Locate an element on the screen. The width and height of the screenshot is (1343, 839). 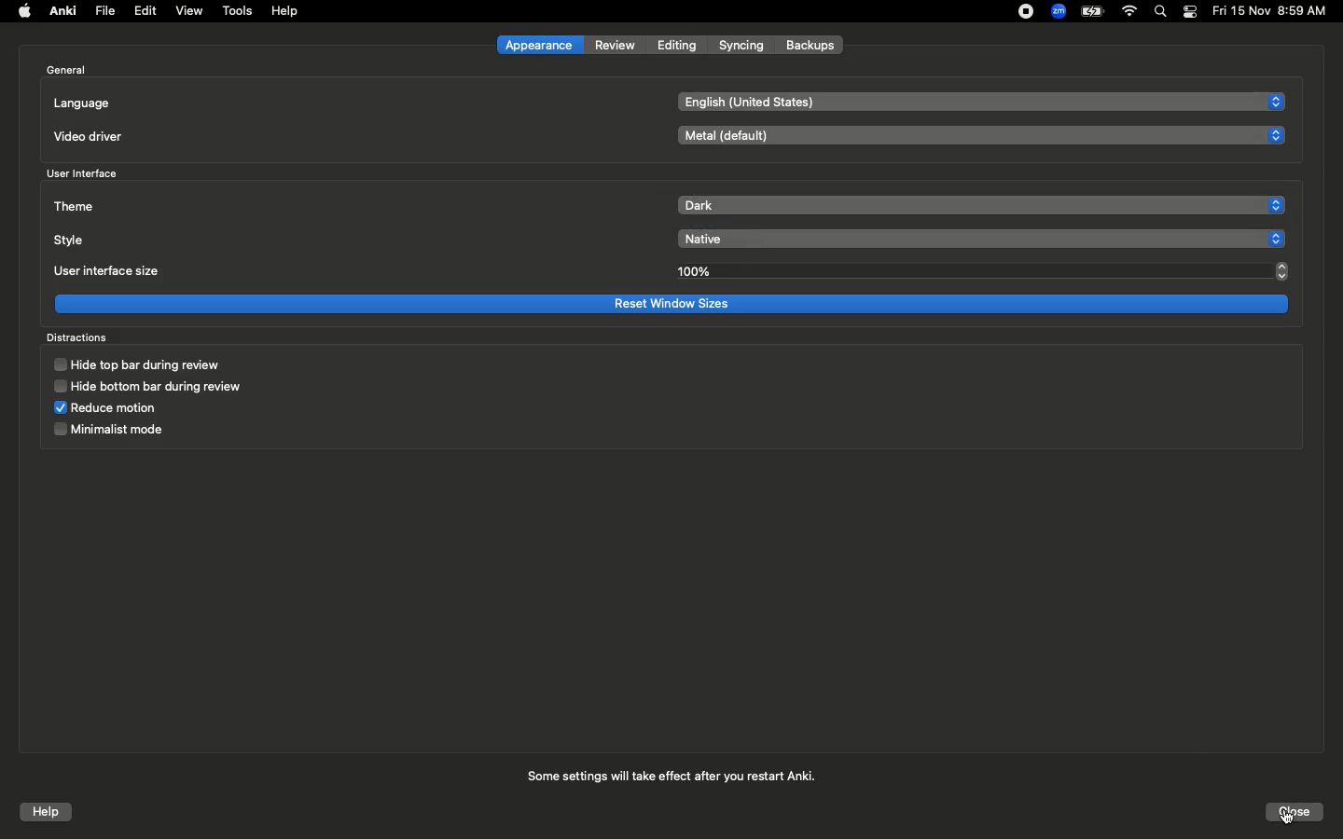
Zoom is located at coordinates (1058, 12).